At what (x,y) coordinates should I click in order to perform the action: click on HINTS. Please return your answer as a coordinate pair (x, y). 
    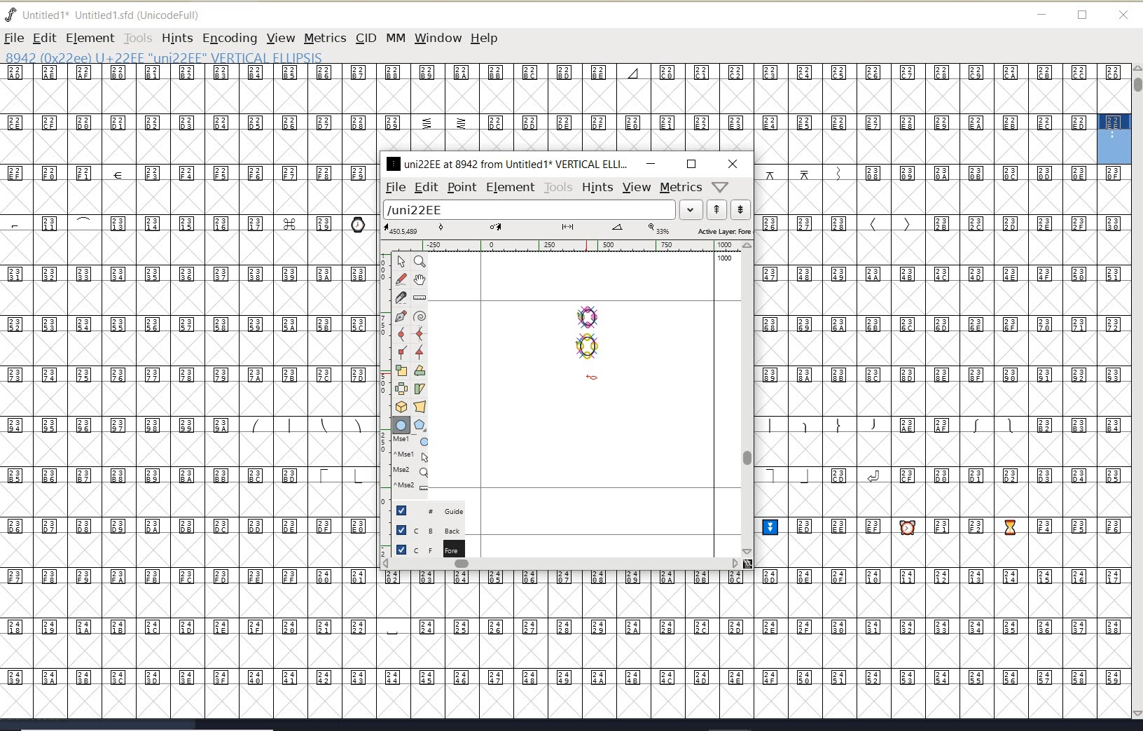
    Looking at the image, I should click on (176, 39).